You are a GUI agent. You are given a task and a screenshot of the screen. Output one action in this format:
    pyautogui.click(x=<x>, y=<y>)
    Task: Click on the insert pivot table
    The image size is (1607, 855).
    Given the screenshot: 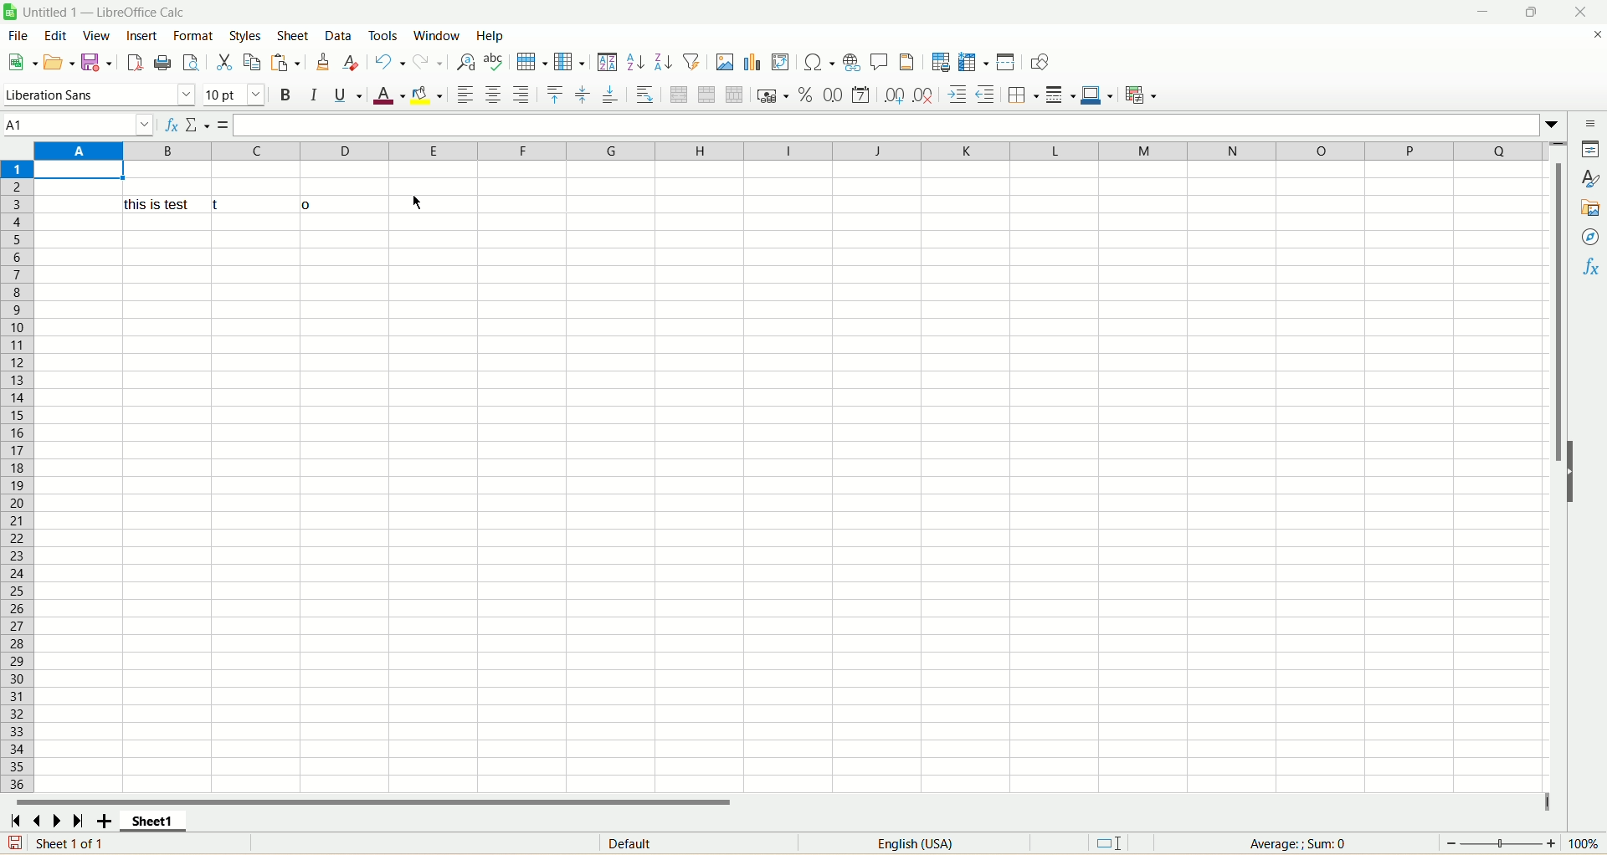 What is the action you would take?
    pyautogui.click(x=781, y=63)
    